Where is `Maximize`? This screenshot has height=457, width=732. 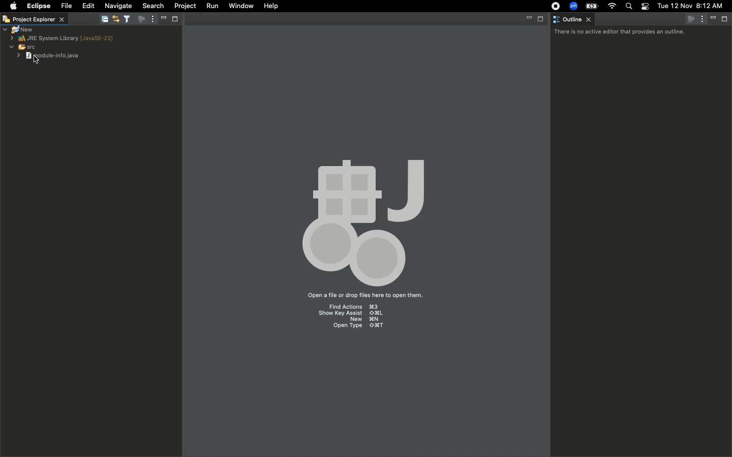
Maximize is located at coordinates (174, 19).